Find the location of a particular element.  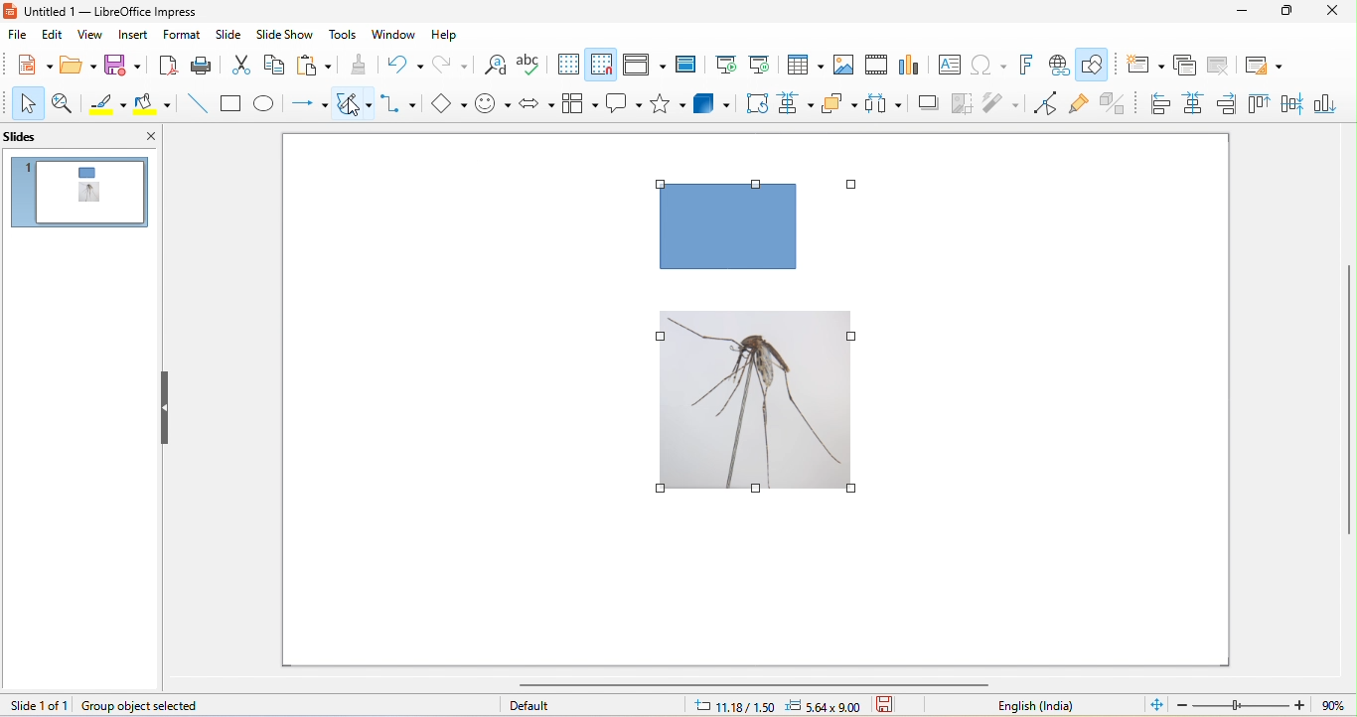

maximize is located at coordinates (1285, 12).